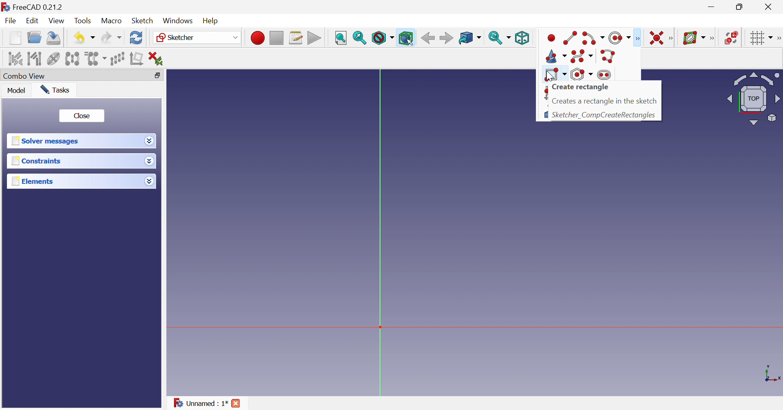  I want to click on Sketcher, so click(197, 37).